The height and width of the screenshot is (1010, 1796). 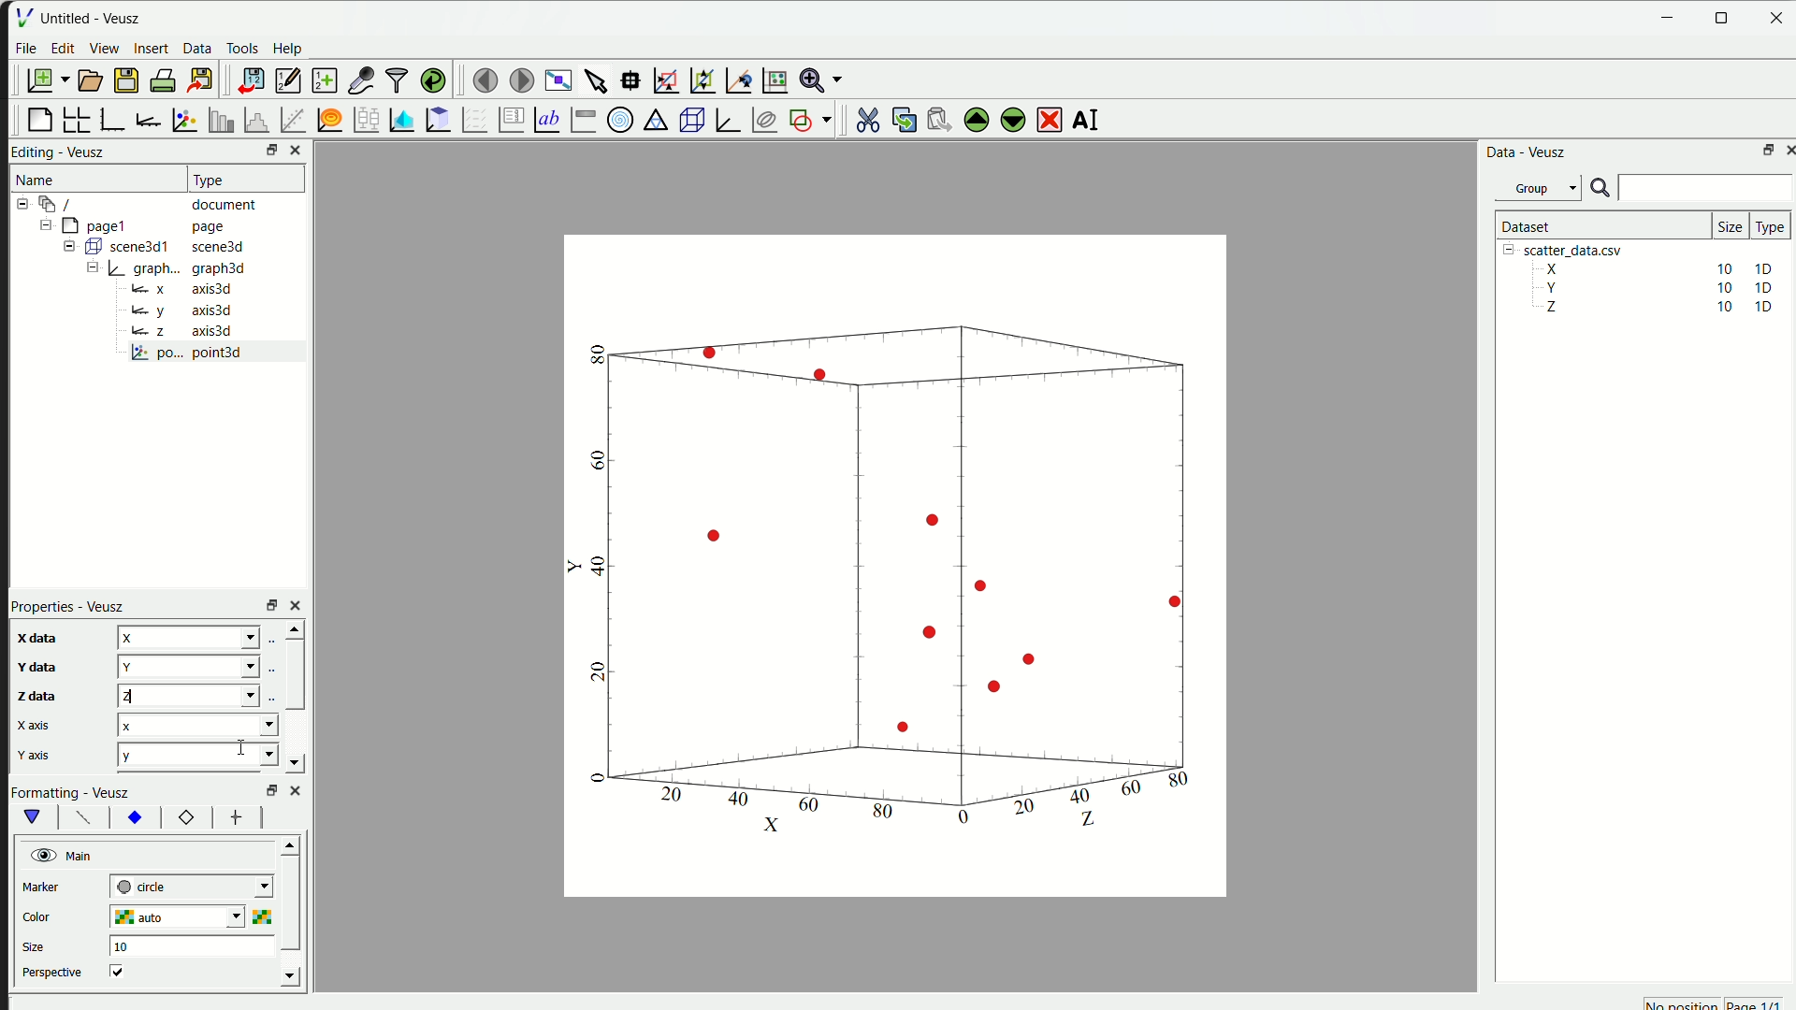 I want to click on Reset graph axes, so click(x=774, y=78).